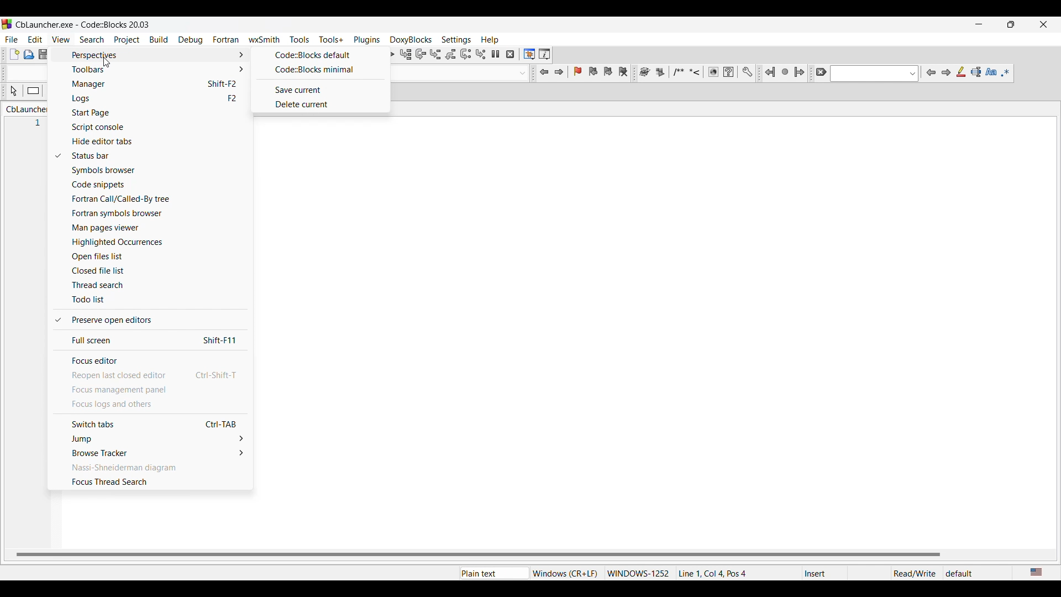 The width and height of the screenshot is (1061, 597). What do you see at coordinates (13, 91) in the screenshot?
I see `Select` at bounding box center [13, 91].